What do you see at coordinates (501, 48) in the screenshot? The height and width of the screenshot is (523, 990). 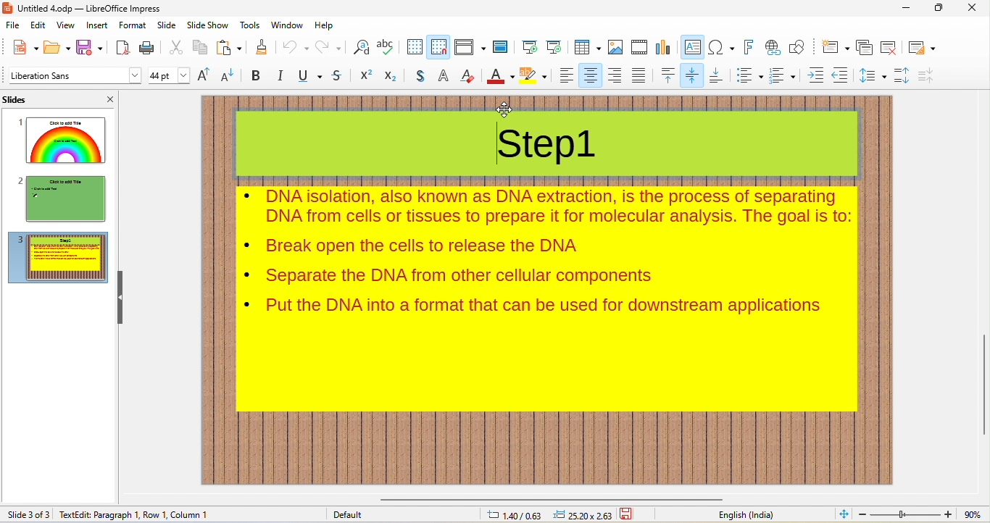 I see `master slide` at bounding box center [501, 48].